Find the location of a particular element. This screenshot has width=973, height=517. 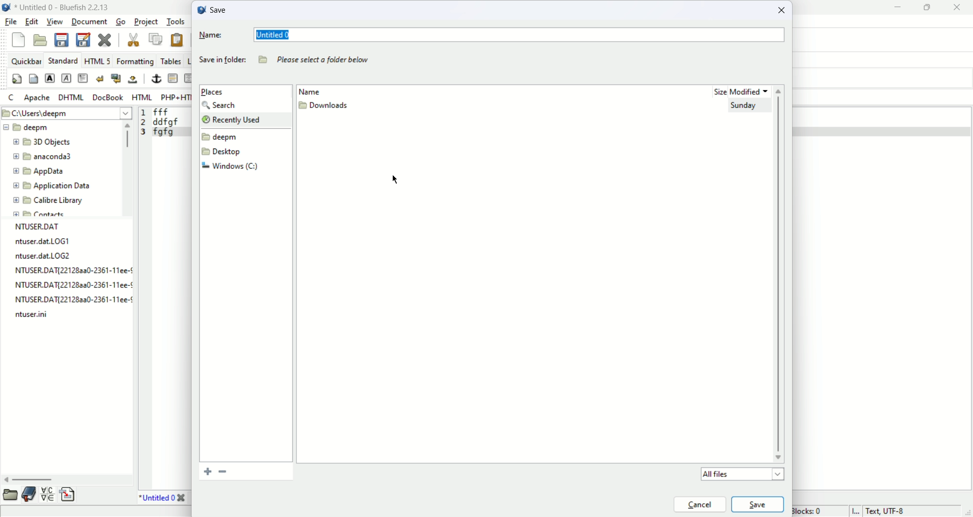

body is located at coordinates (33, 78).